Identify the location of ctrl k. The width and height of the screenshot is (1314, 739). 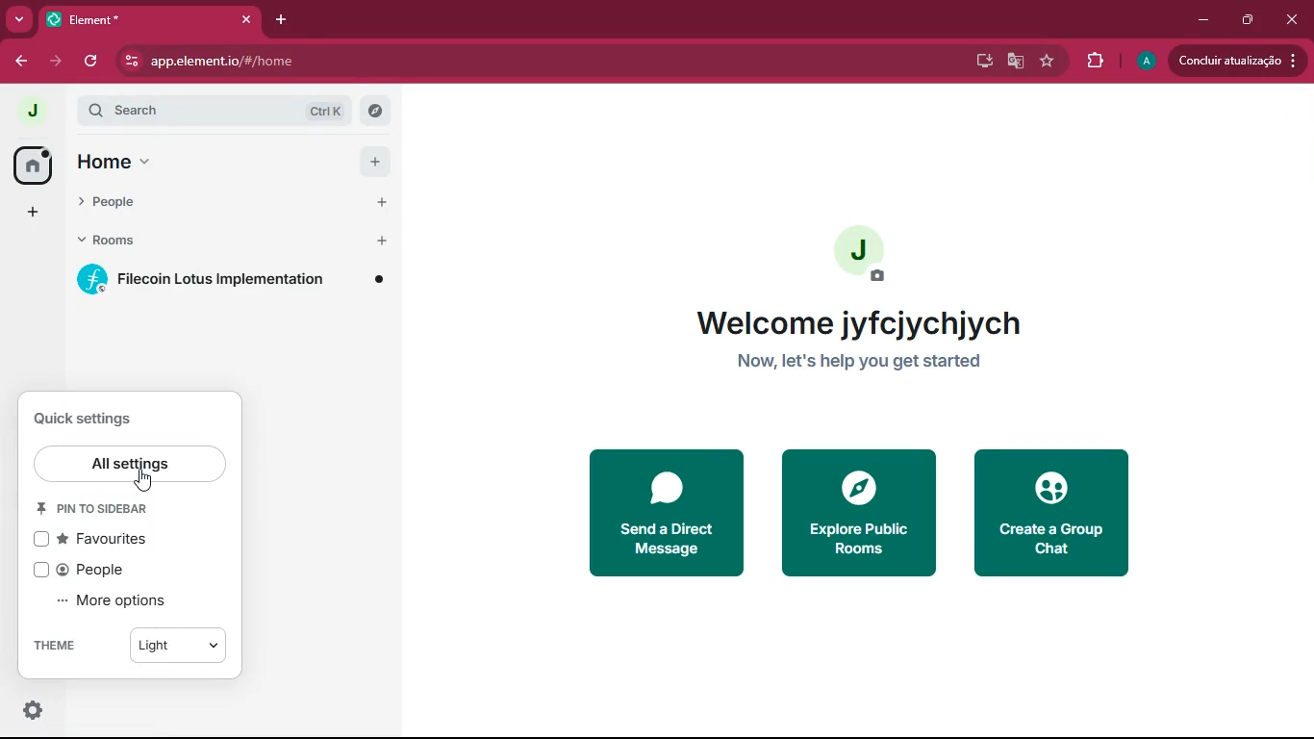
(329, 111).